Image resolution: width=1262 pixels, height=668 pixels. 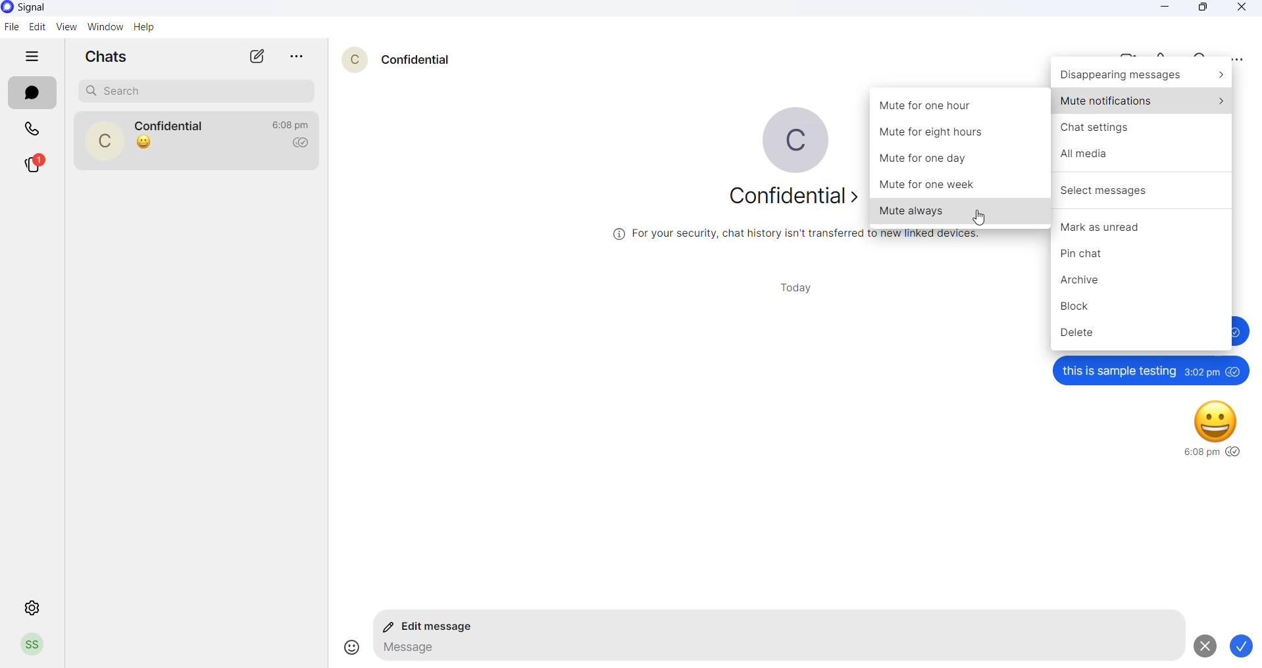 What do you see at coordinates (1121, 53) in the screenshot?
I see `video call` at bounding box center [1121, 53].